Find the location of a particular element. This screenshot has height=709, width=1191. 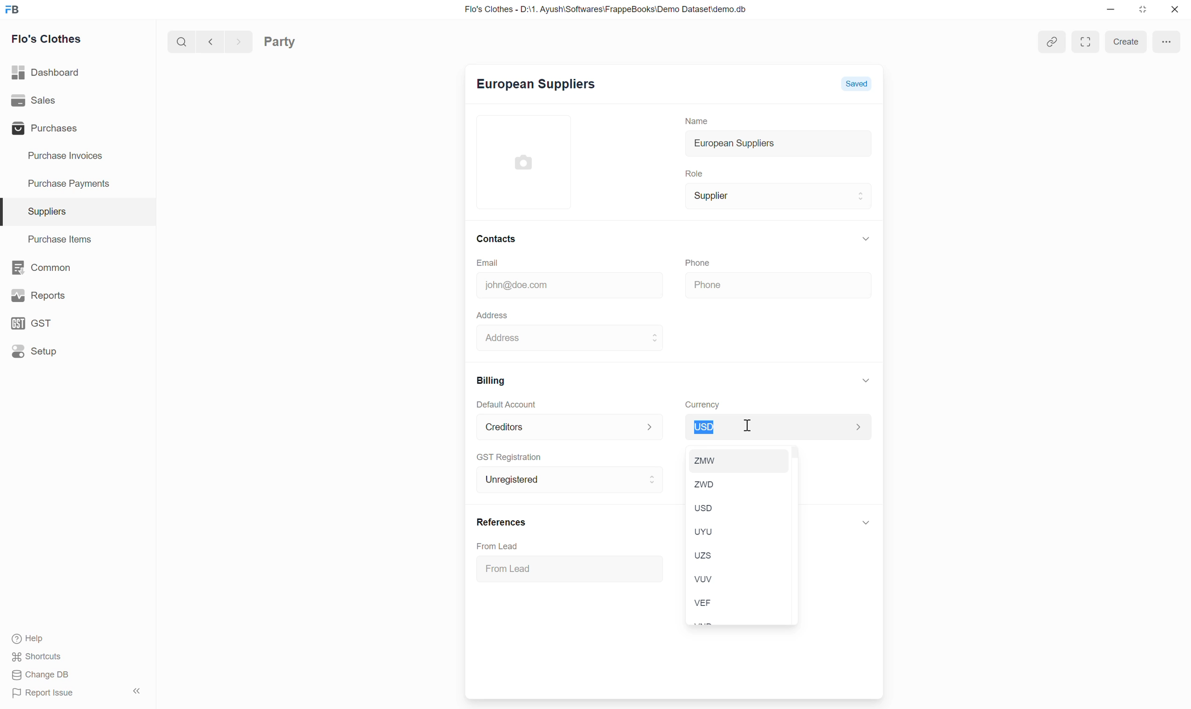

BE Common is located at coordinates (38, 264).